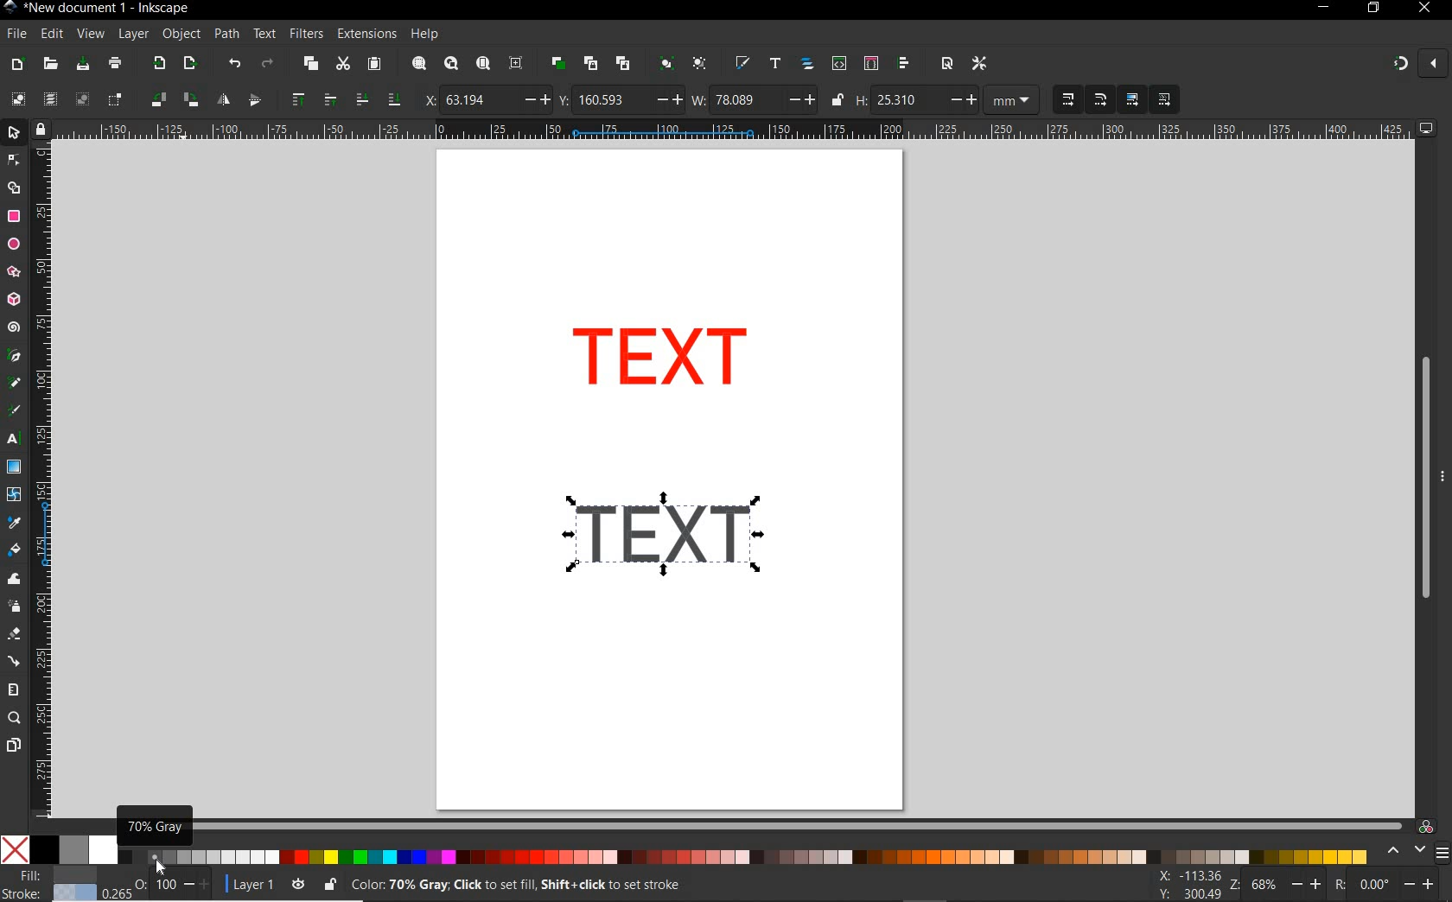  I want to click on deselect, so click(80, 100).